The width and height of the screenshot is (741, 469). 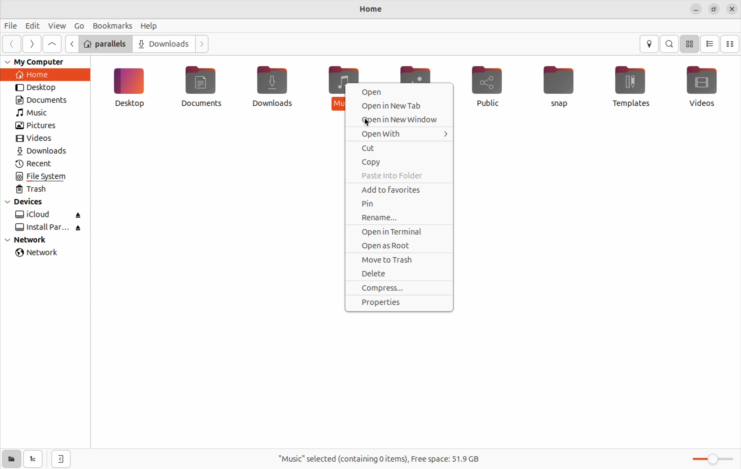 What do you see at coordinates (733, 10) in the screenshot?
I see `close` at bounding box center [733, 10].